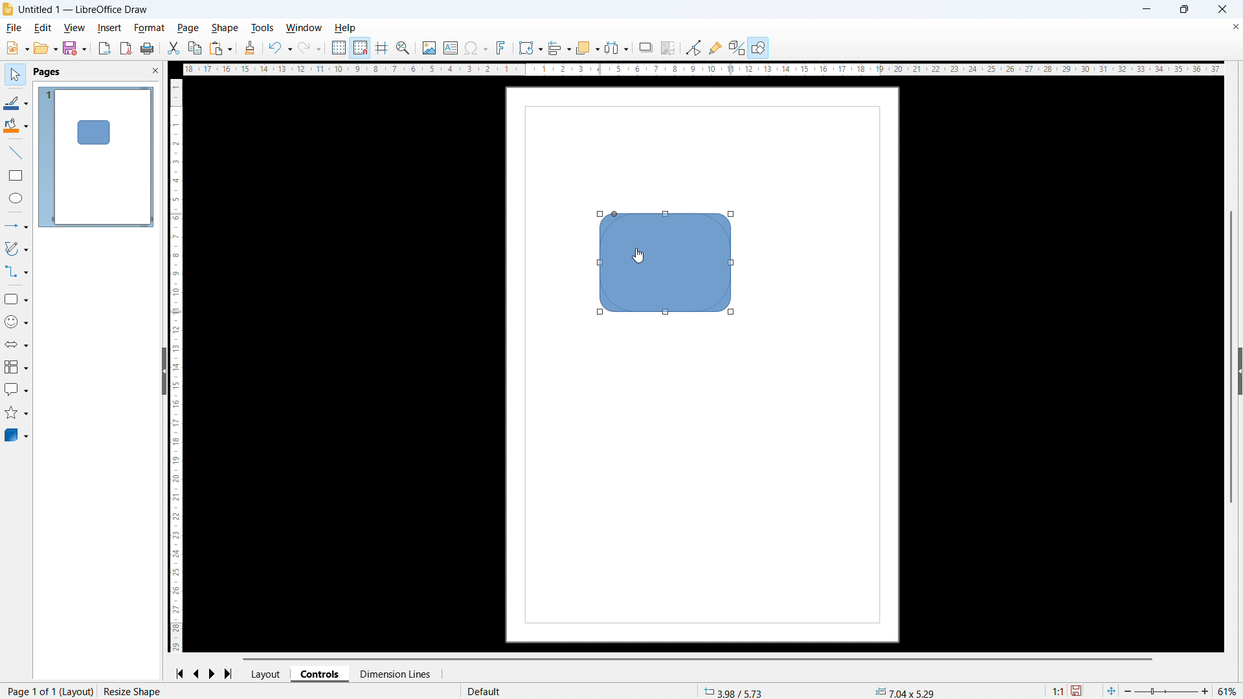 The height and width of the screenshot is (699, 1243). What do you see at coordinates (267, 674) in the screenshot?
I see `Layout ` at bounding box center [267, 674].